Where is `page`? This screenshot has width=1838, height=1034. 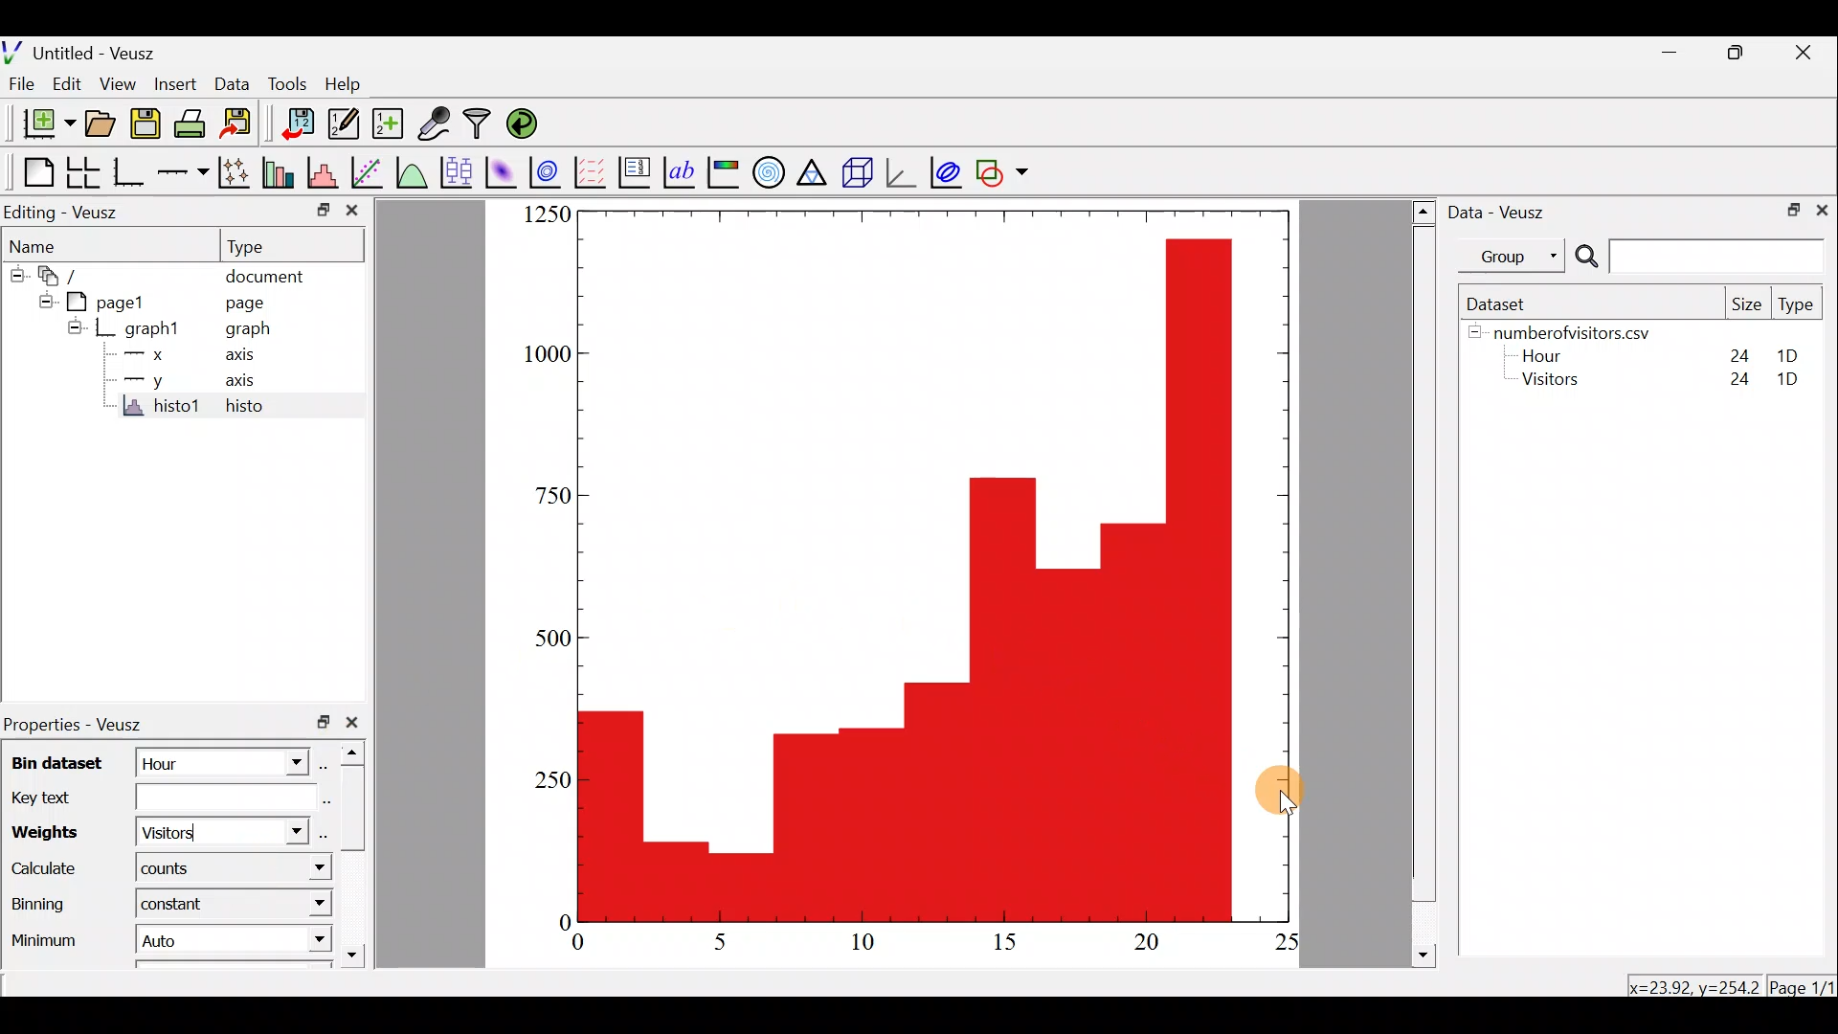
page is located at coordinates (248, 303).